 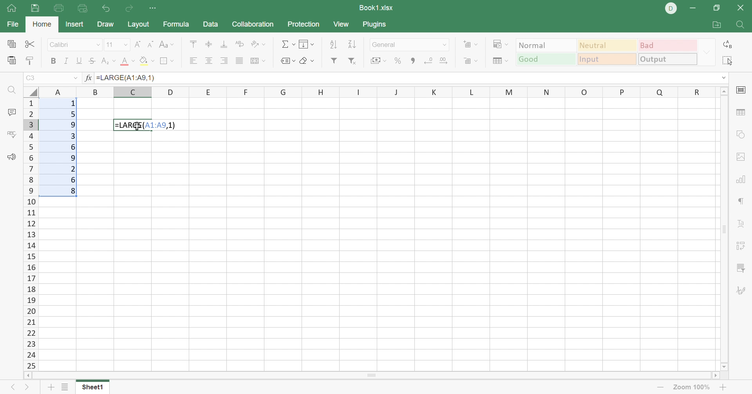 I want to click on Strikethrough, so click(x=90, y=61).